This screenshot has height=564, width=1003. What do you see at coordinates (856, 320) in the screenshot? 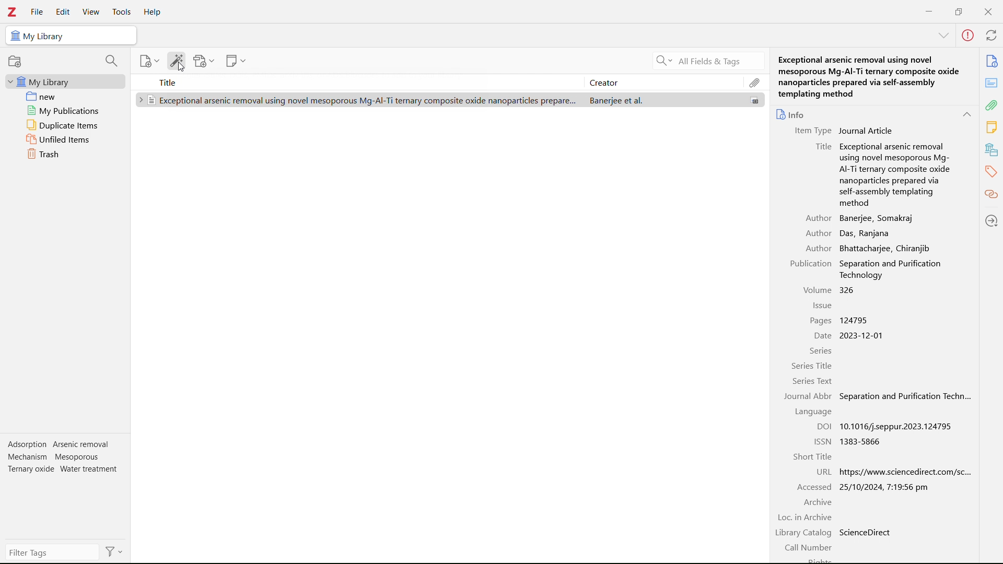
I see `1245795` at bounding box center [856, 320].